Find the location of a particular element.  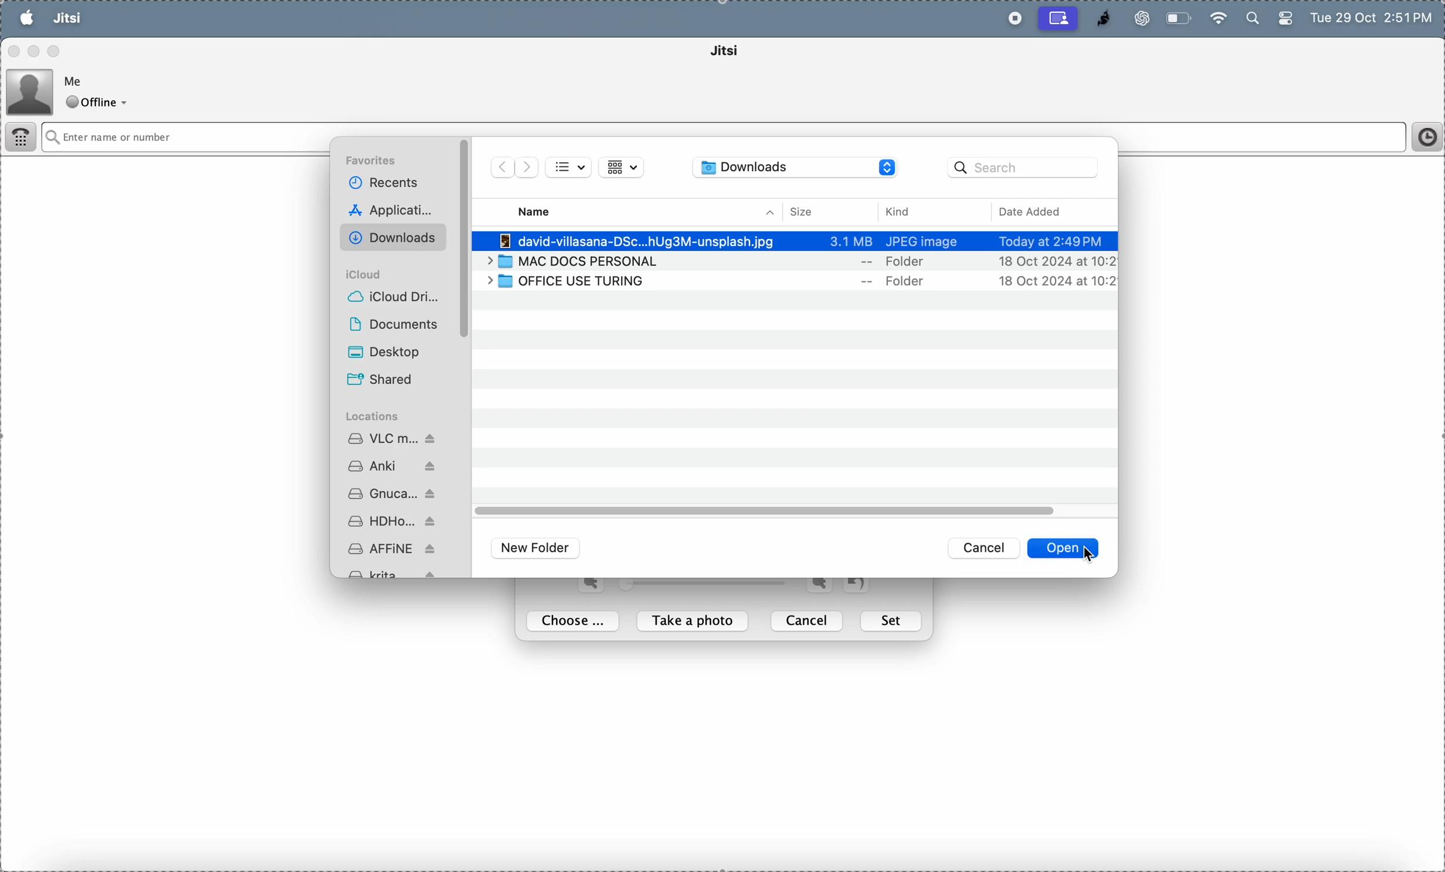

forward is located at coordinates (527, 167).